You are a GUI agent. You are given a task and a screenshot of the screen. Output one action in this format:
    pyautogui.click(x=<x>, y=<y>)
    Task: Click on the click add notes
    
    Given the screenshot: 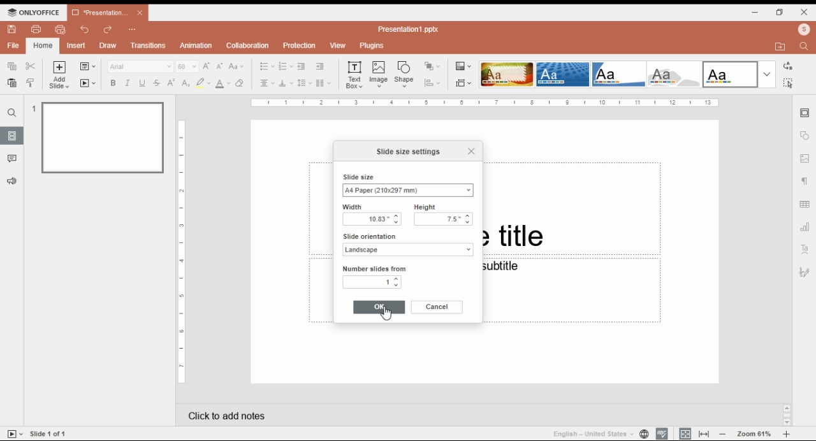 What is the action you would take?
    pyautogui.click(x=224, y=413)
    